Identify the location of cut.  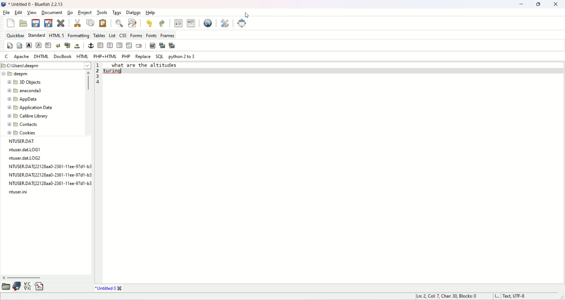
(78, 23).